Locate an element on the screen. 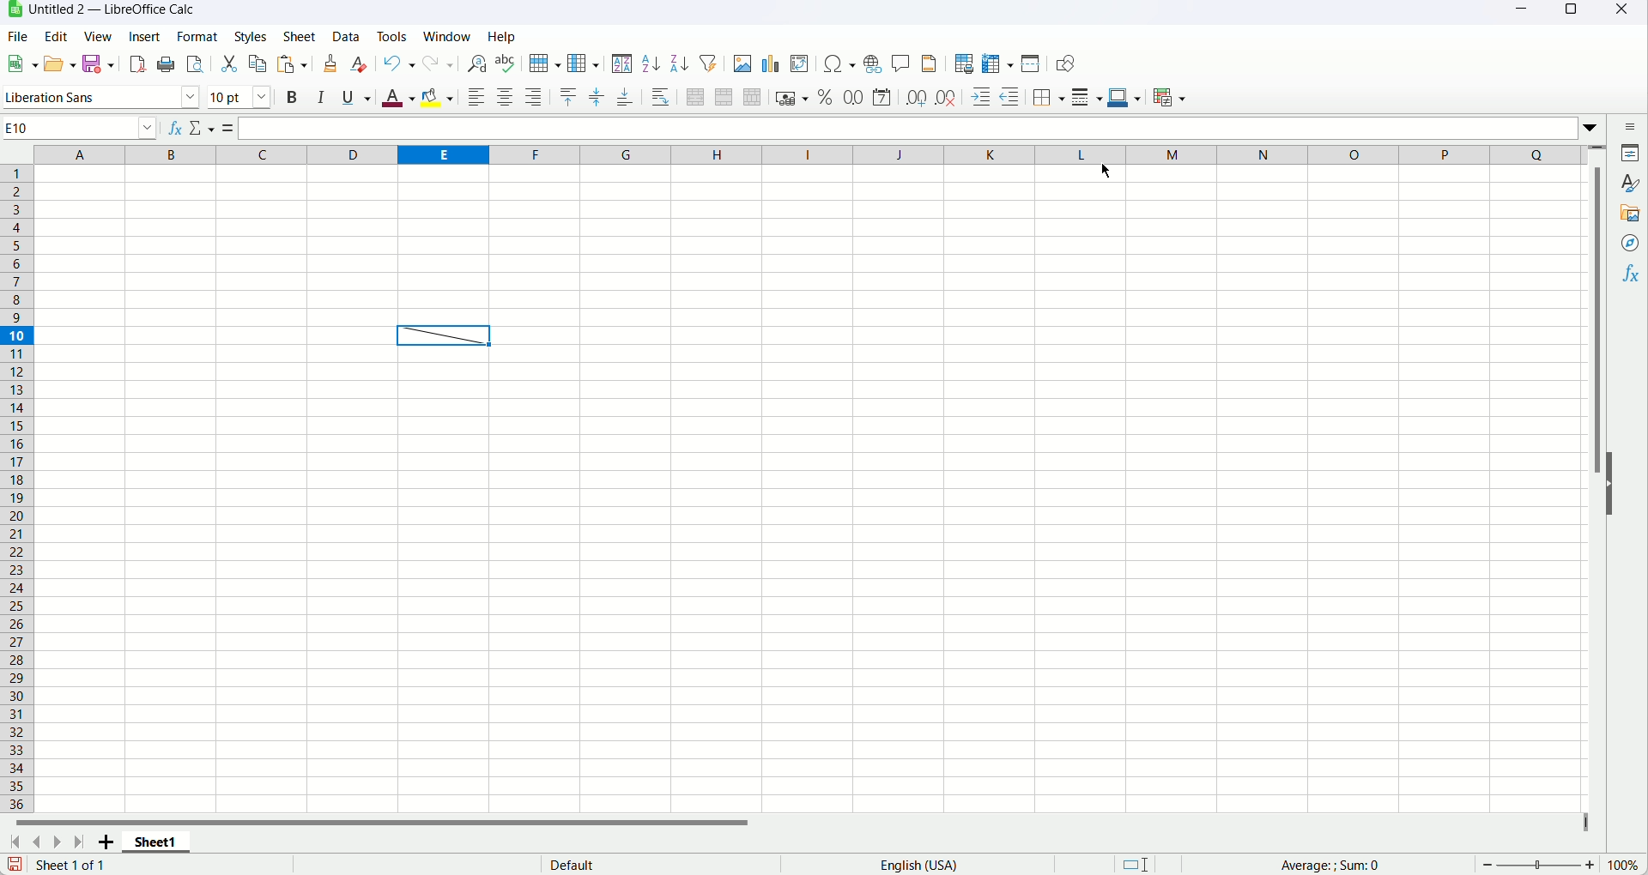 This screenshot has width=1648, height=875. App icon is located at coordinates (12, 10).